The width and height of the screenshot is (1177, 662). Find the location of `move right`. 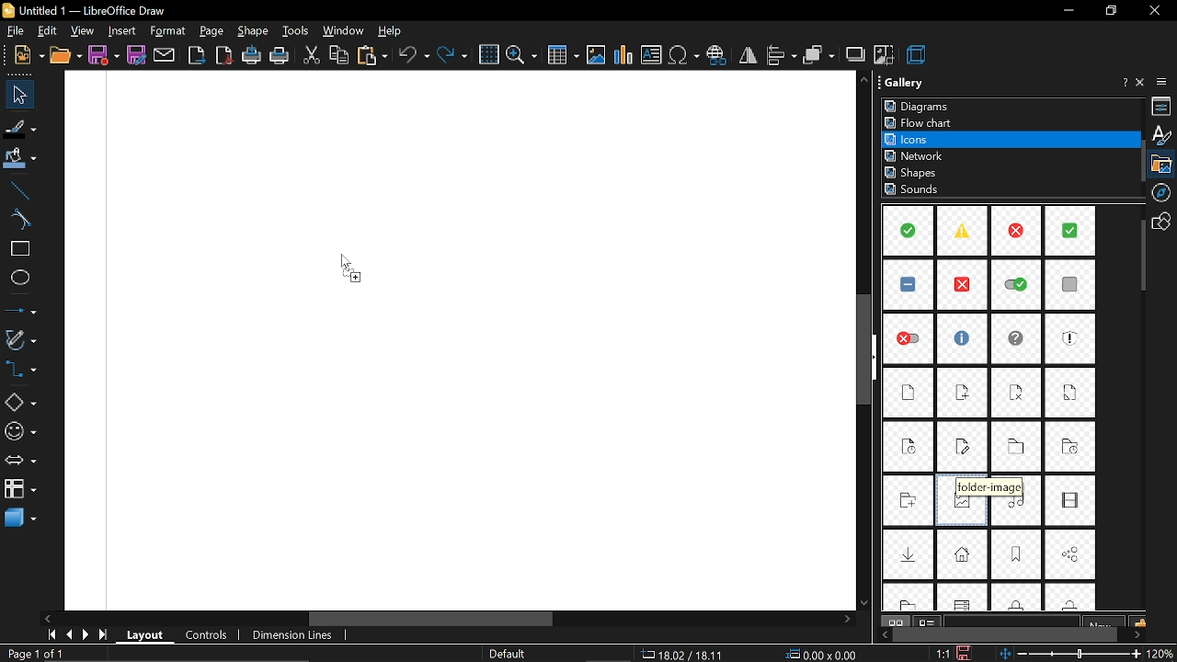

move right is located at coordinates (1137, 633).